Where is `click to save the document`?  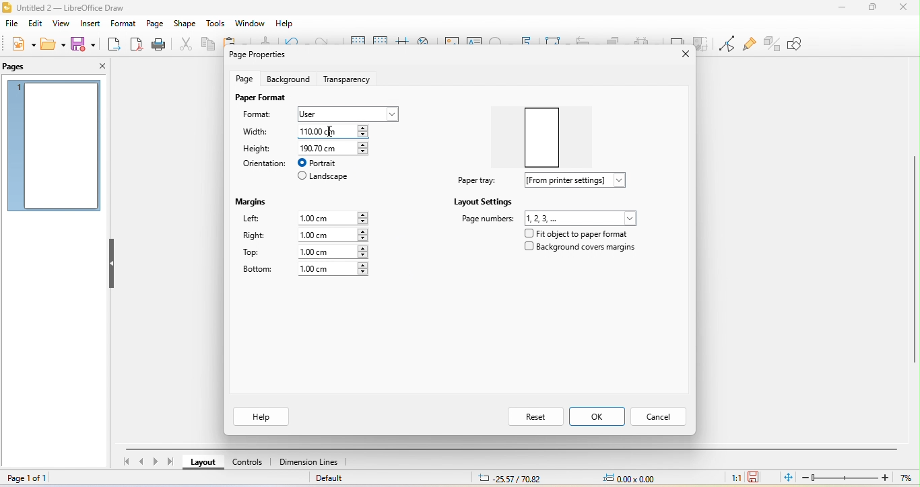 click to save the document is located at coordinates (754, 476).